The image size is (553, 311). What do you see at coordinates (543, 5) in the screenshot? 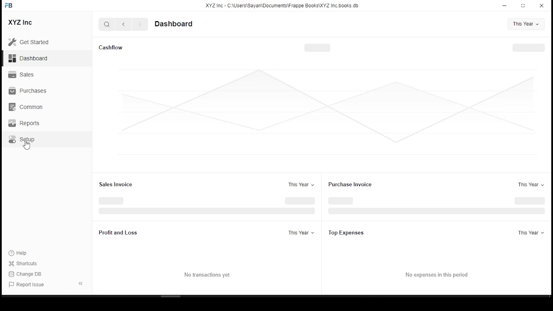
I see `close window` at bounding box center [543, 5].